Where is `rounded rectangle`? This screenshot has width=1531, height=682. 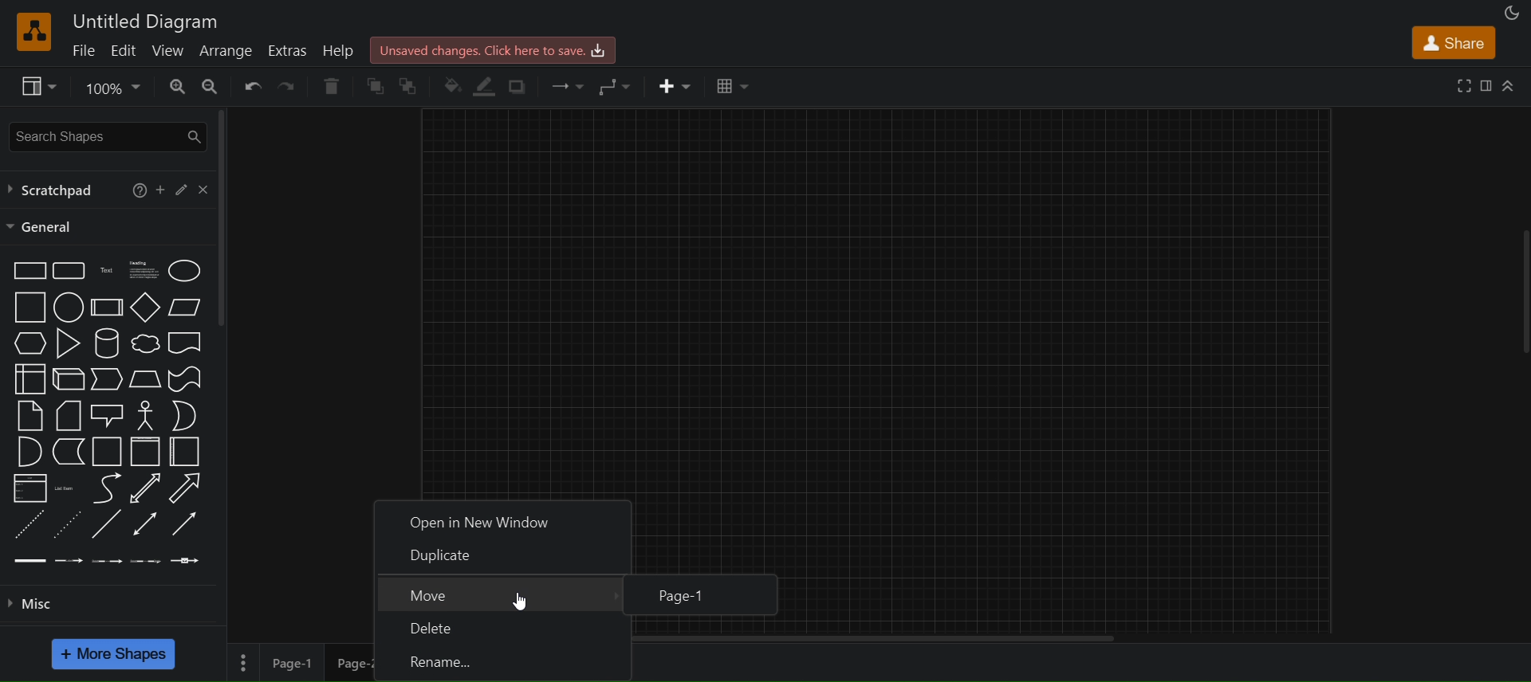
rounded rectangle is located at coordinates (69, 270).